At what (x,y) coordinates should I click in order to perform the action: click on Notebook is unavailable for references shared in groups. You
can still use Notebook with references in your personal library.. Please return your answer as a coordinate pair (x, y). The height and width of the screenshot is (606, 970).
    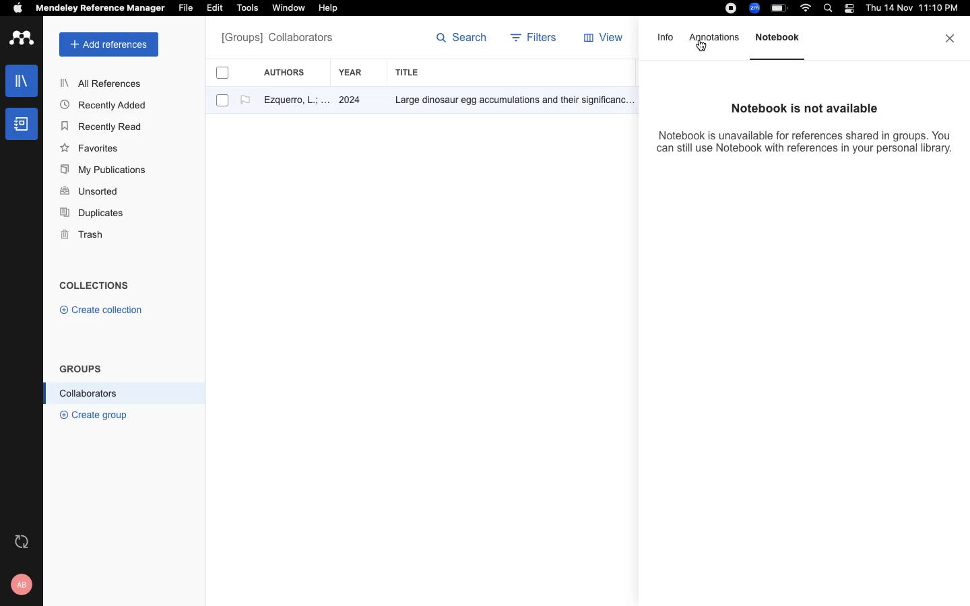
    Looking at the image, I should click on (805, 148).